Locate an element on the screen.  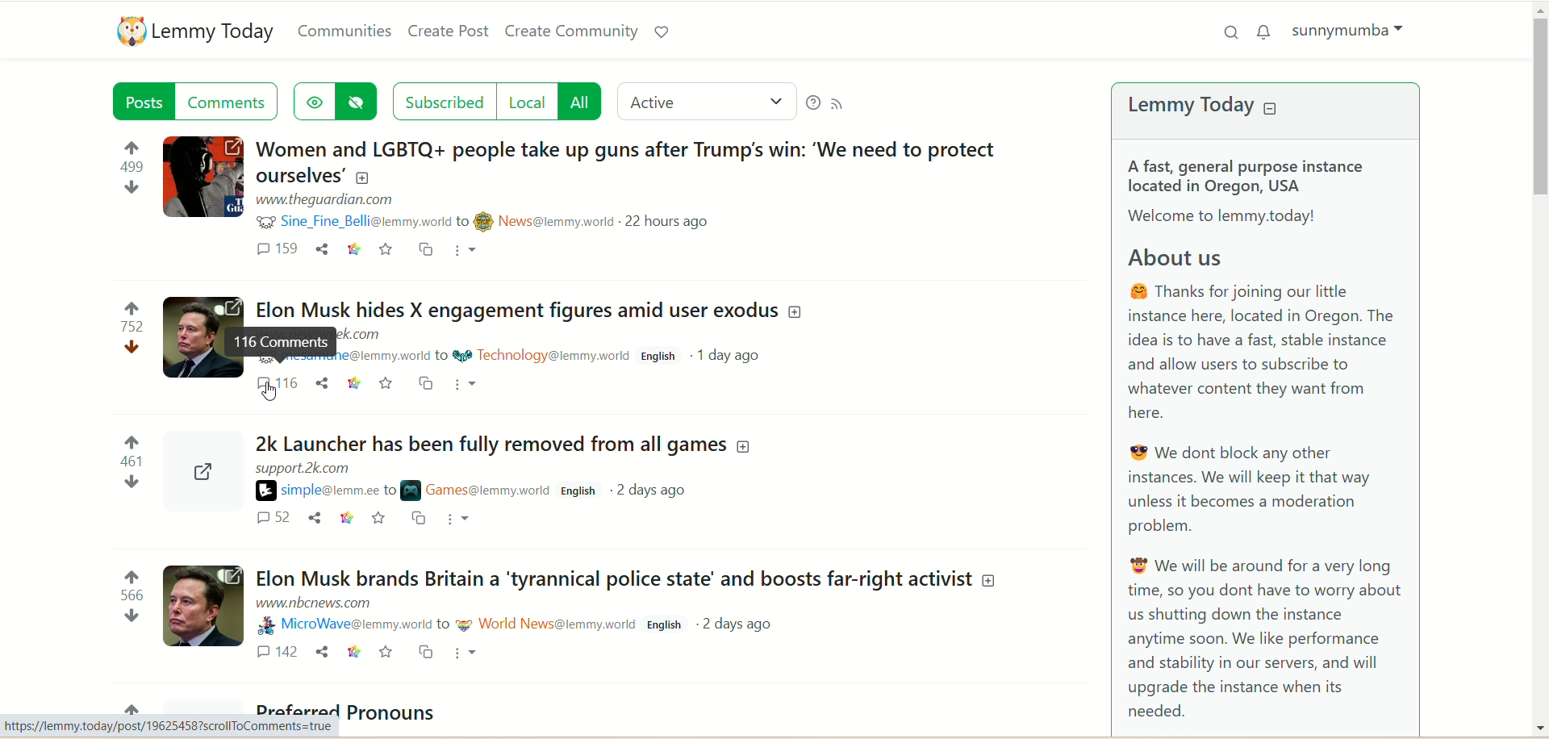
comment is located at coordinates (275, 248).